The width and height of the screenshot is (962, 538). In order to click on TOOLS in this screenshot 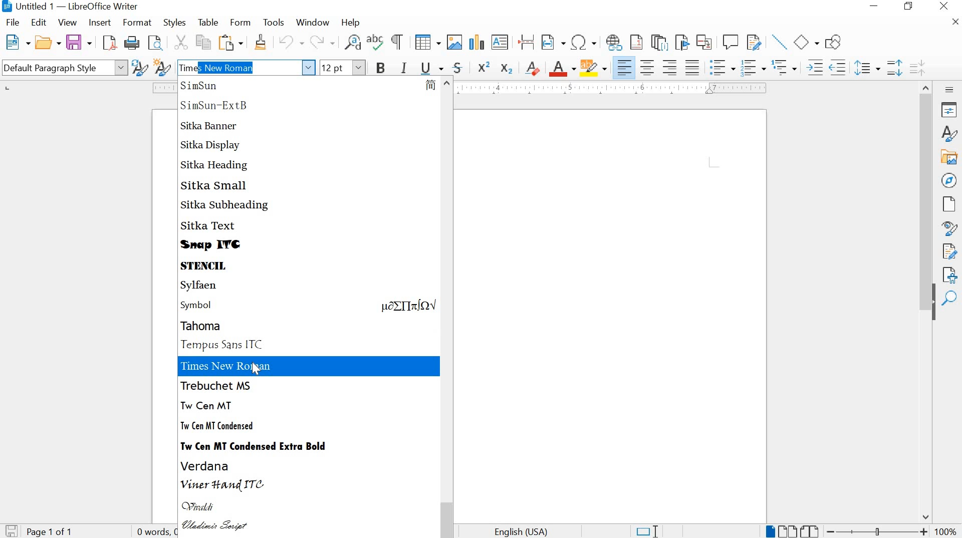, I will do `click(273, 23)`.